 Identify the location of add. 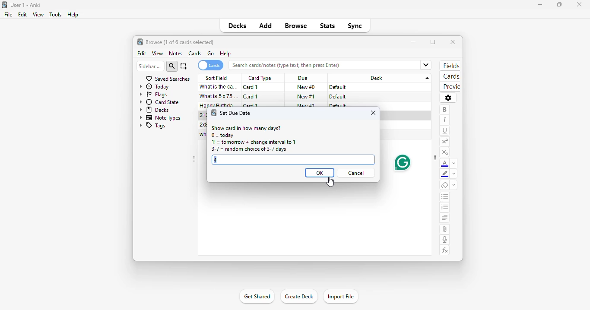
(265, 26).